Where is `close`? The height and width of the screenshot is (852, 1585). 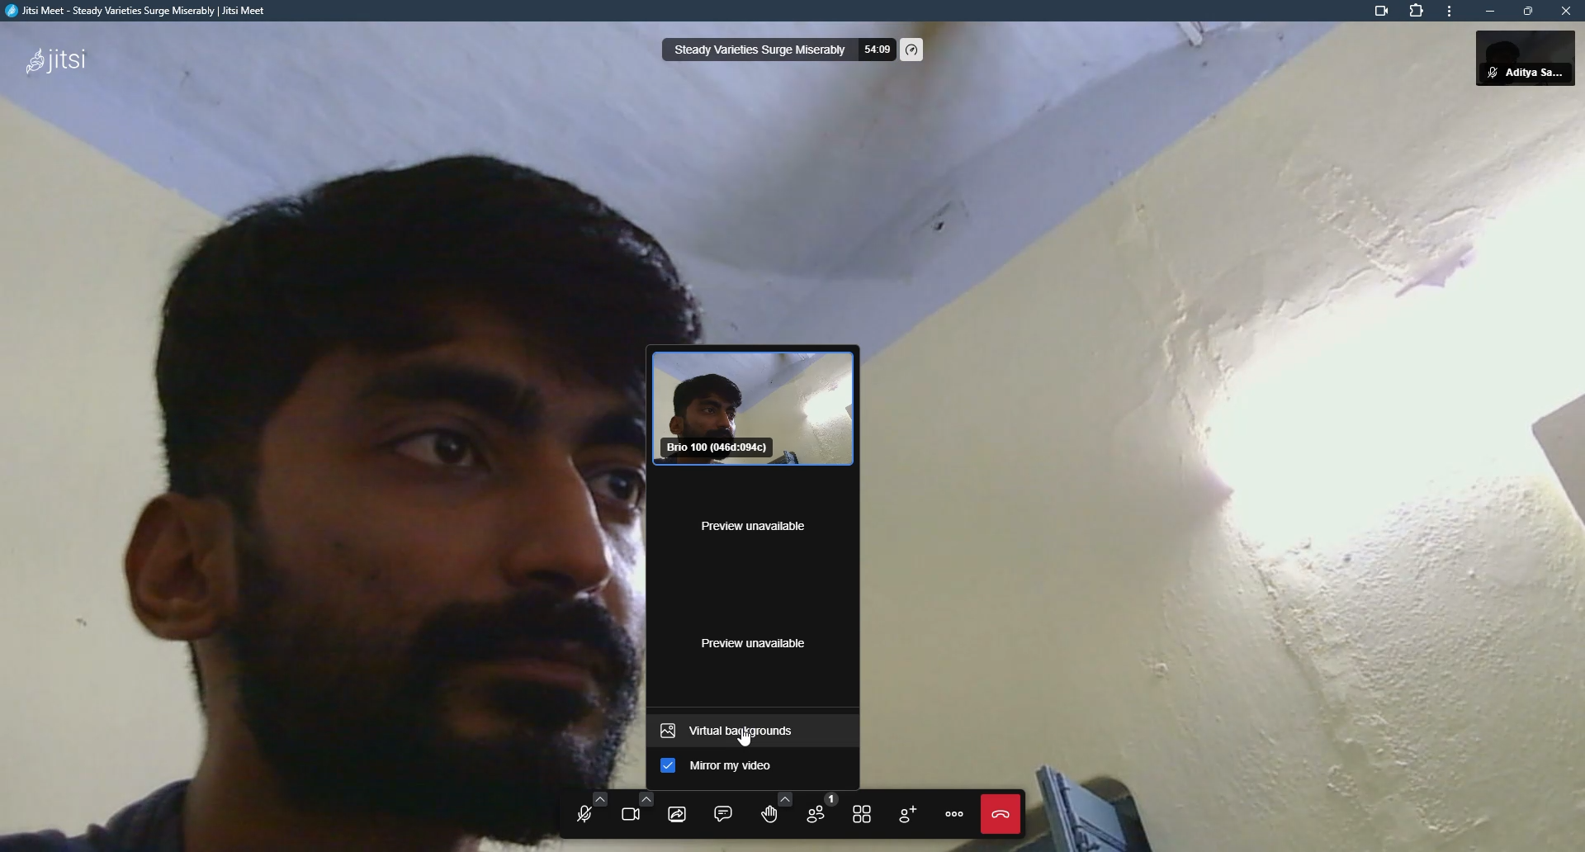 close is located at coordinates (1565, 11).